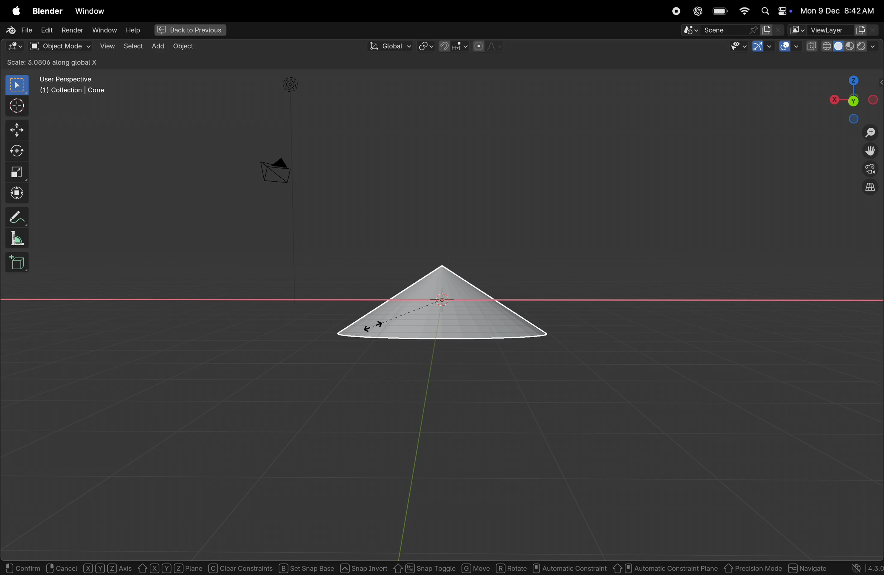  What do you see at coordinates (837, 10) in the screenshot?
I see `date and time` at bounding box center [837, 10].